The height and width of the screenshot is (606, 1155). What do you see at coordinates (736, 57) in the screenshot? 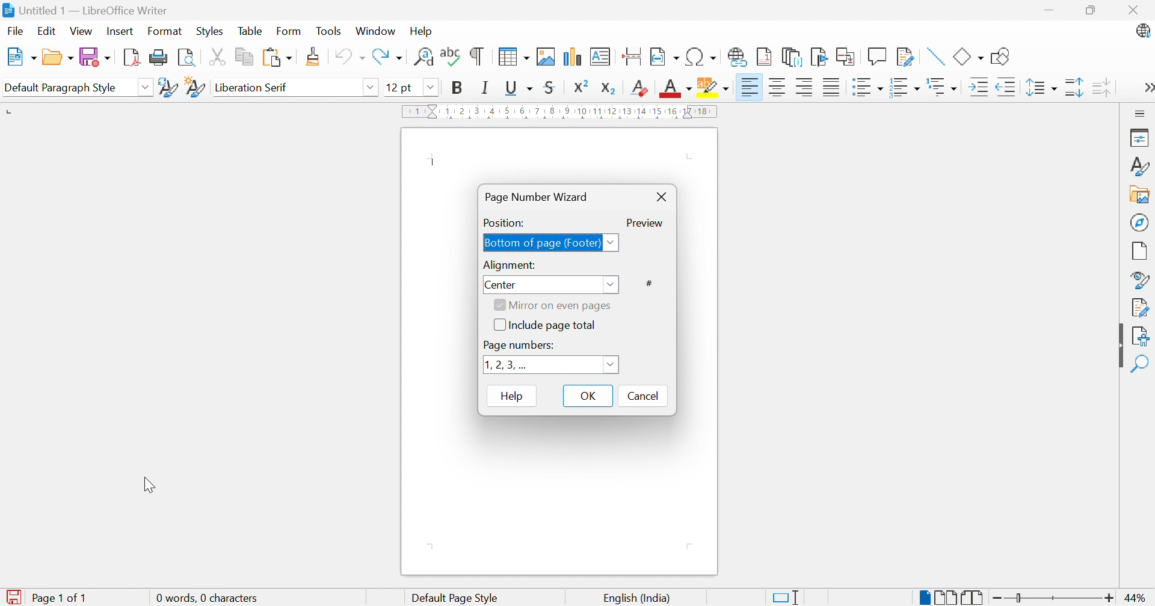
I see `Insert hyperlink` at bounding box center [736, 57].